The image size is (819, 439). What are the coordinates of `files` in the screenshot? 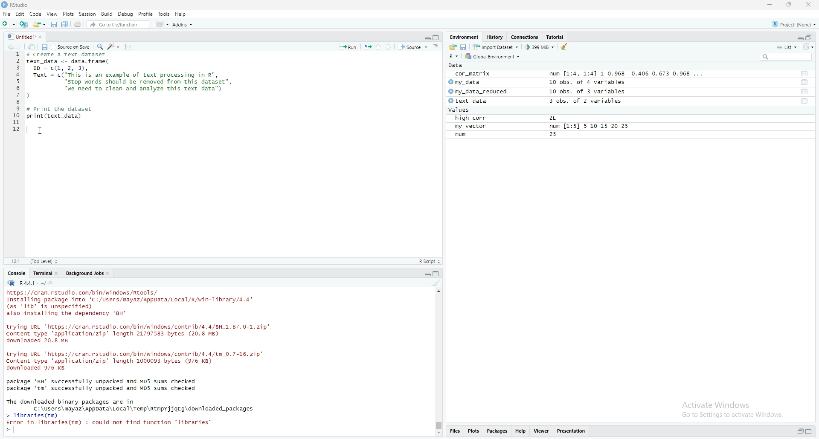 It's located at (455, 431).